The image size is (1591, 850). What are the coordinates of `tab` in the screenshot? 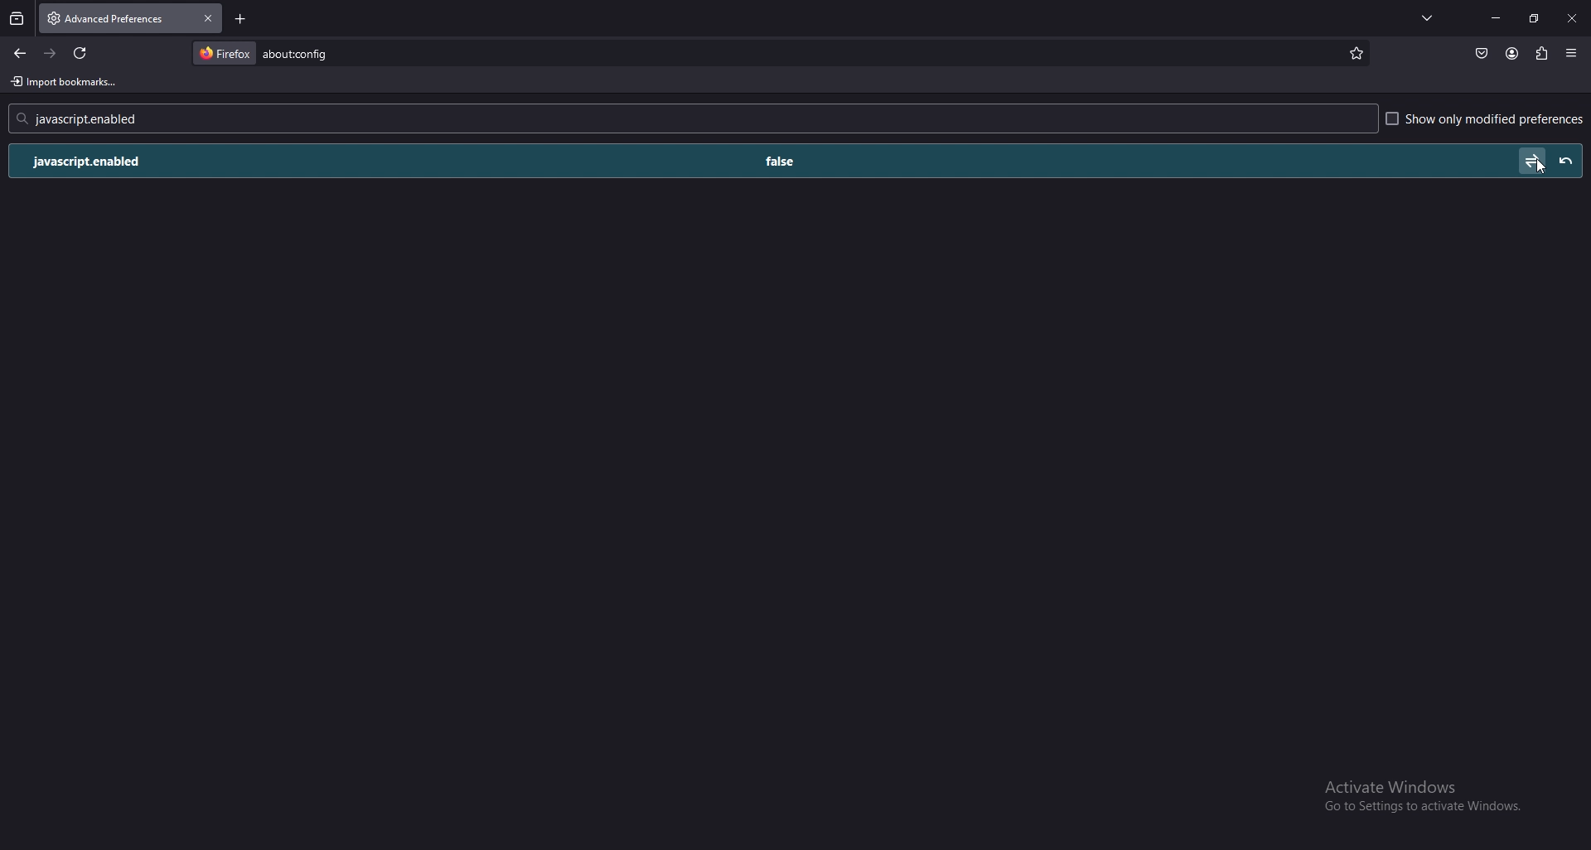 It's located at (98, 17).